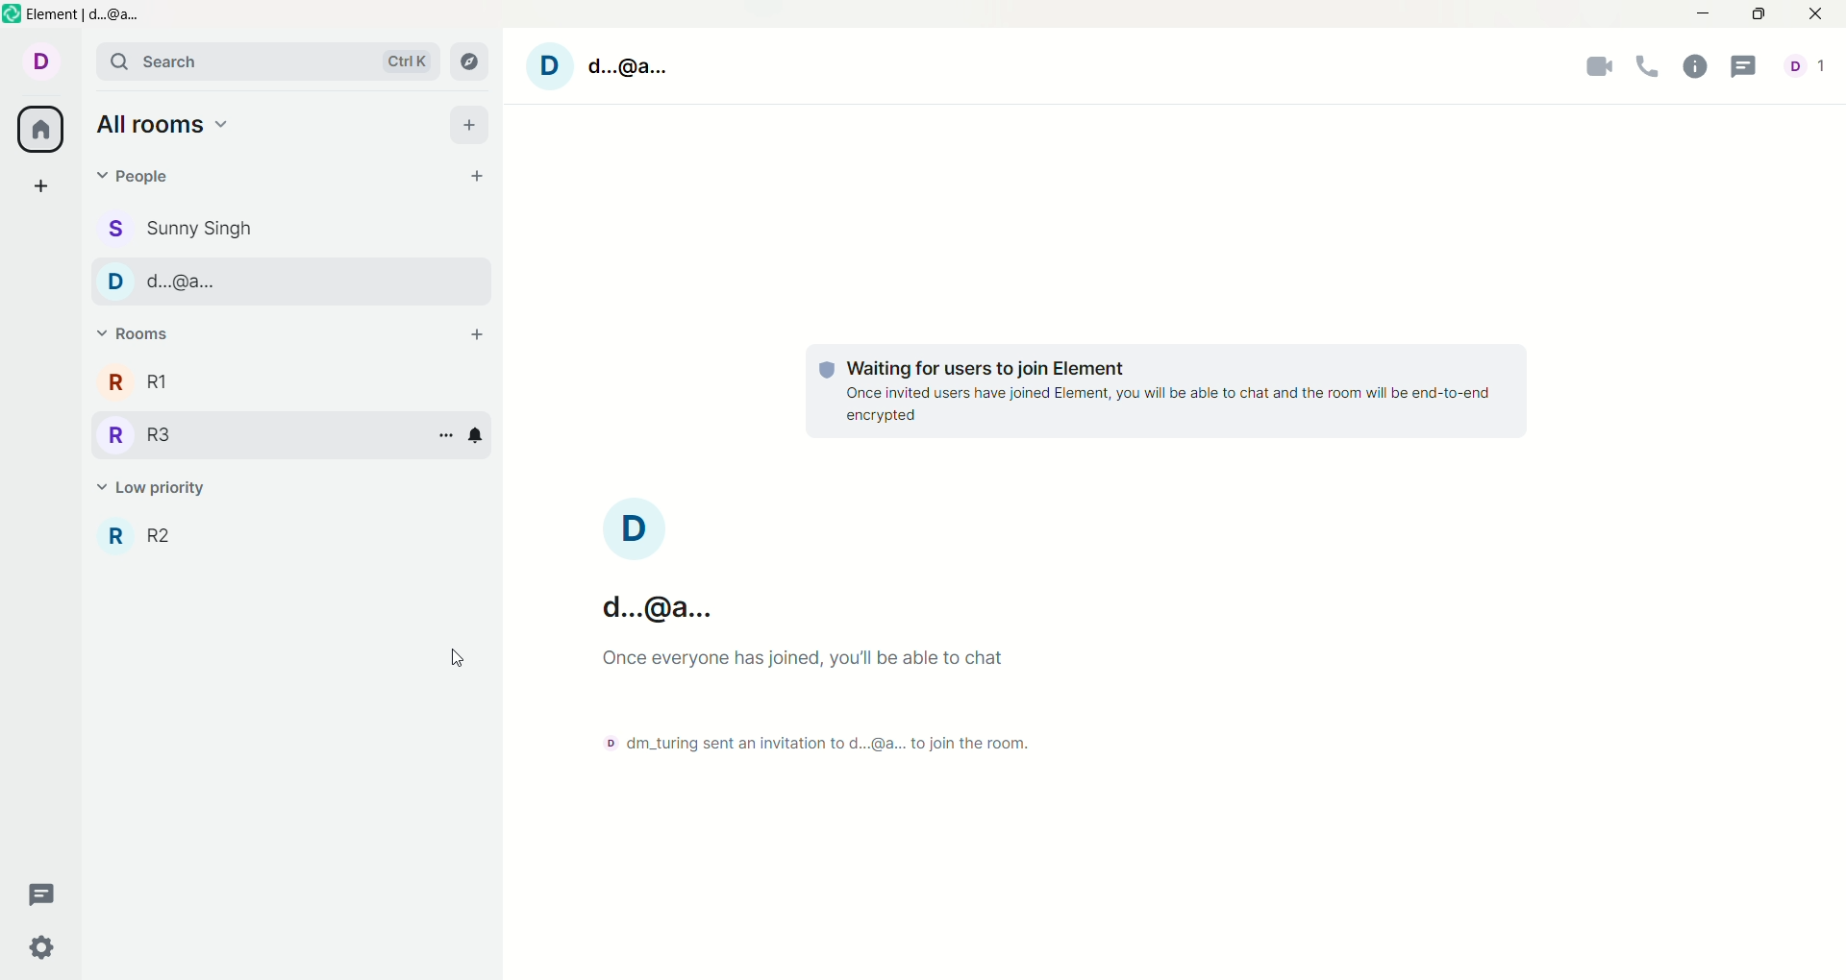  I want to click on room 3, so click(137, 437).